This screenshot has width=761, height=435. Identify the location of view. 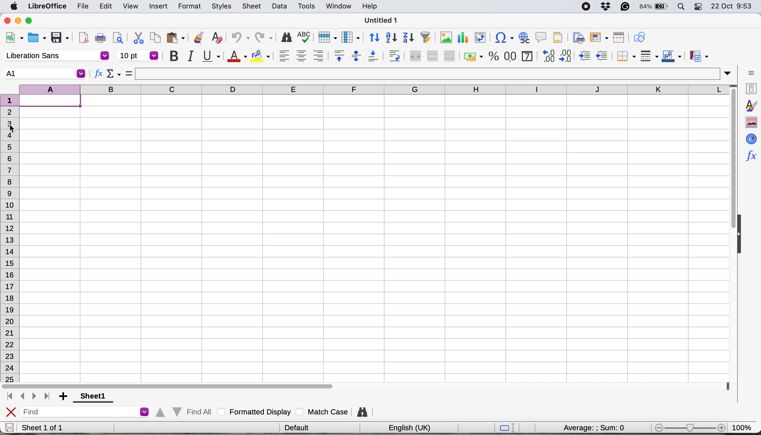
(130, 6).